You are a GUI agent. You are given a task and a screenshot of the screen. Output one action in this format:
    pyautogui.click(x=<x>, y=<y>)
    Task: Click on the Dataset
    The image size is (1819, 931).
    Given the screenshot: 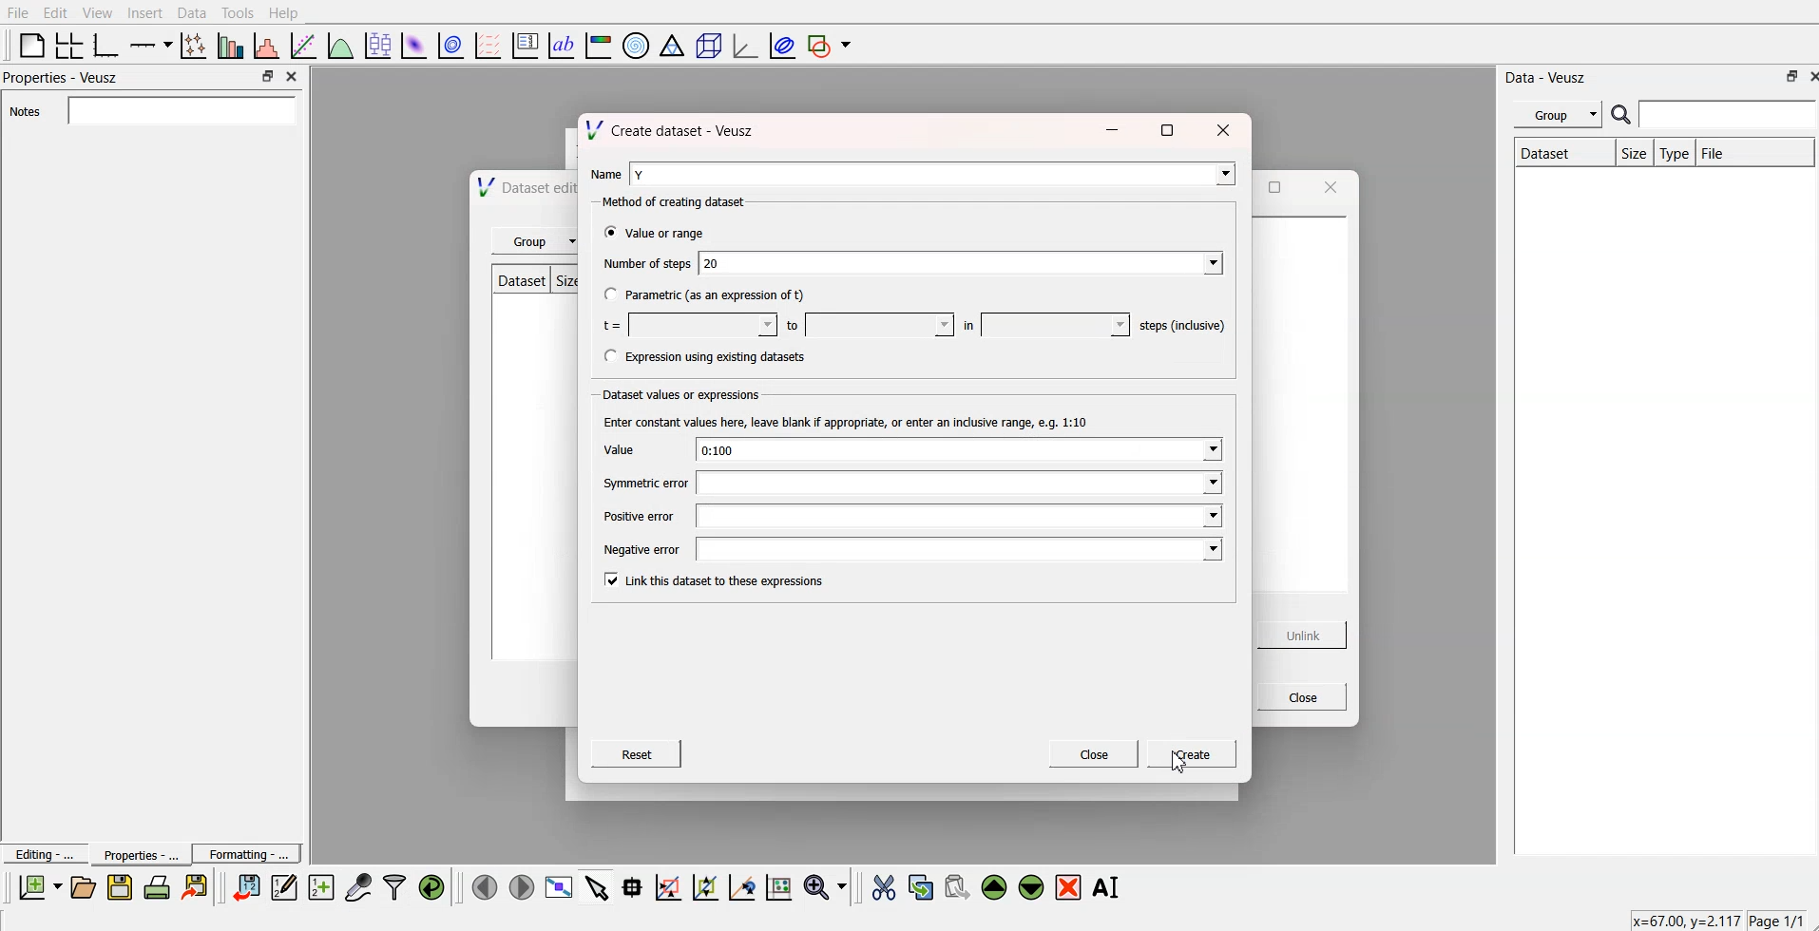 What is the action you would take?
    pyautogui.click(x=1558, y=153)
    